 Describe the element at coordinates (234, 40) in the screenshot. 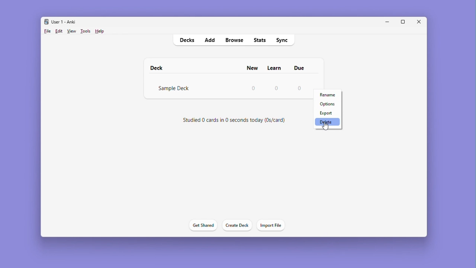

I see `Browse` at that location.